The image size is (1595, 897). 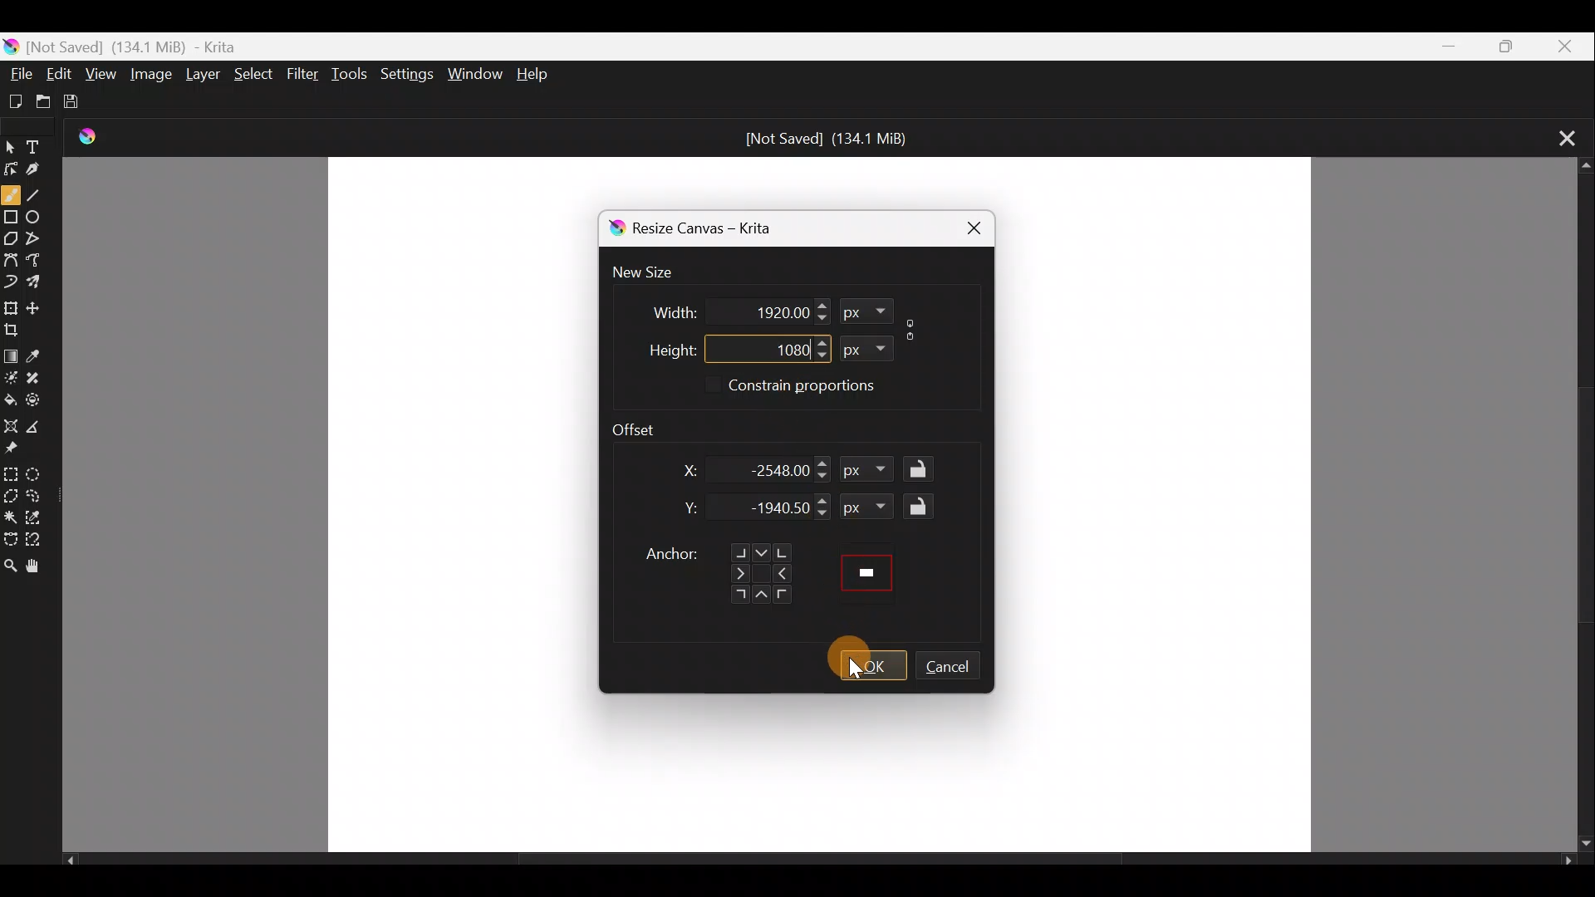 What do you see at coordinates (872, 573) in the screenshot?
I see `Preview` at bounding box center [872, 573].